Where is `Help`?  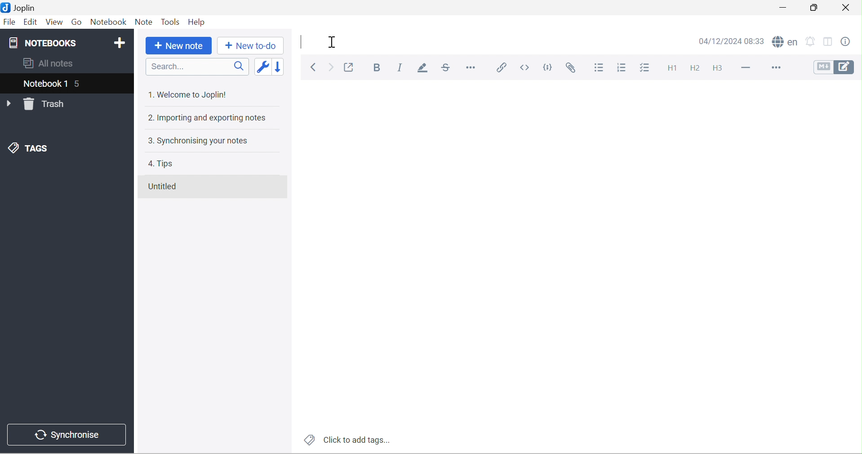
Help is located at coordinates (197, 22).